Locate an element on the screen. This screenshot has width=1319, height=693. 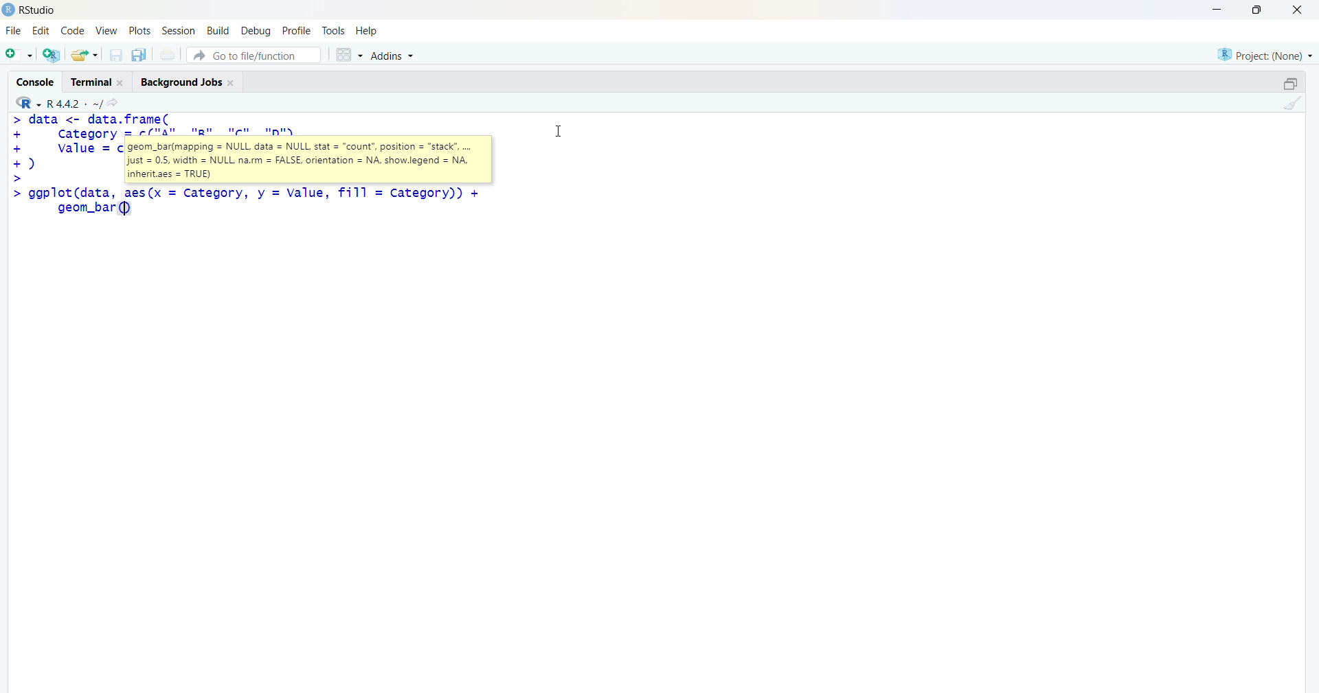
# Go to file/function is located at coordinates (253, 55).